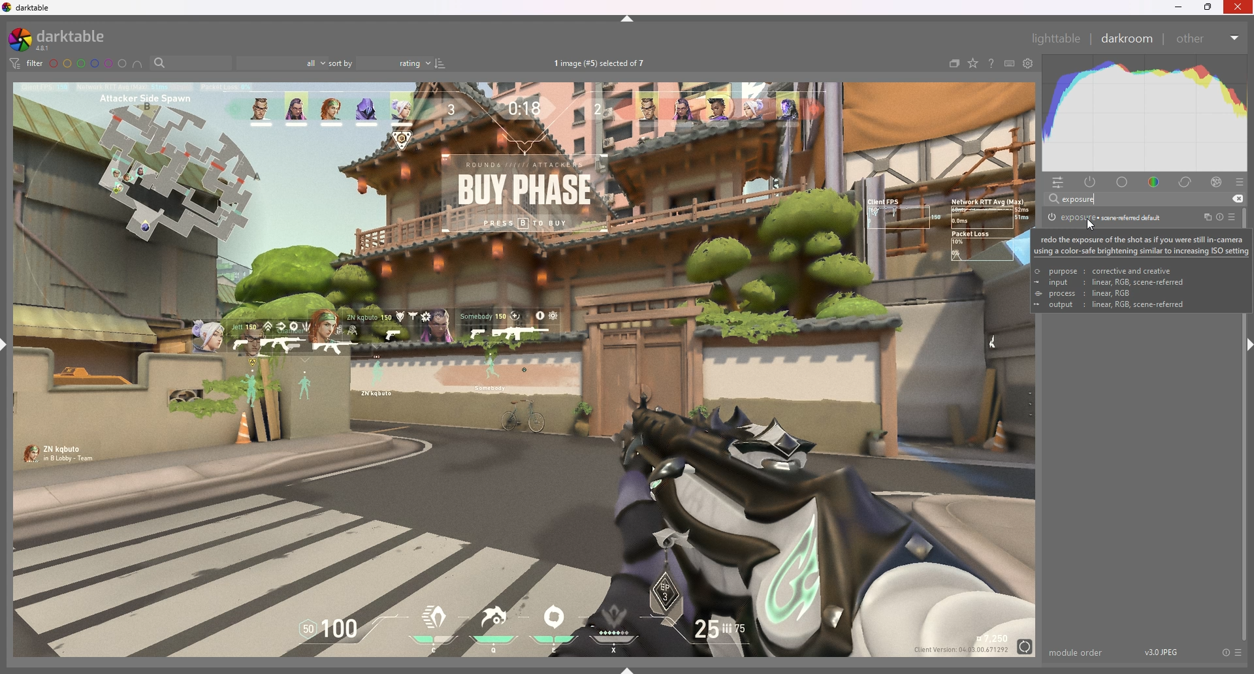 The image size is (1254, 674). I want to click on heat graph, so click(1144, 114).